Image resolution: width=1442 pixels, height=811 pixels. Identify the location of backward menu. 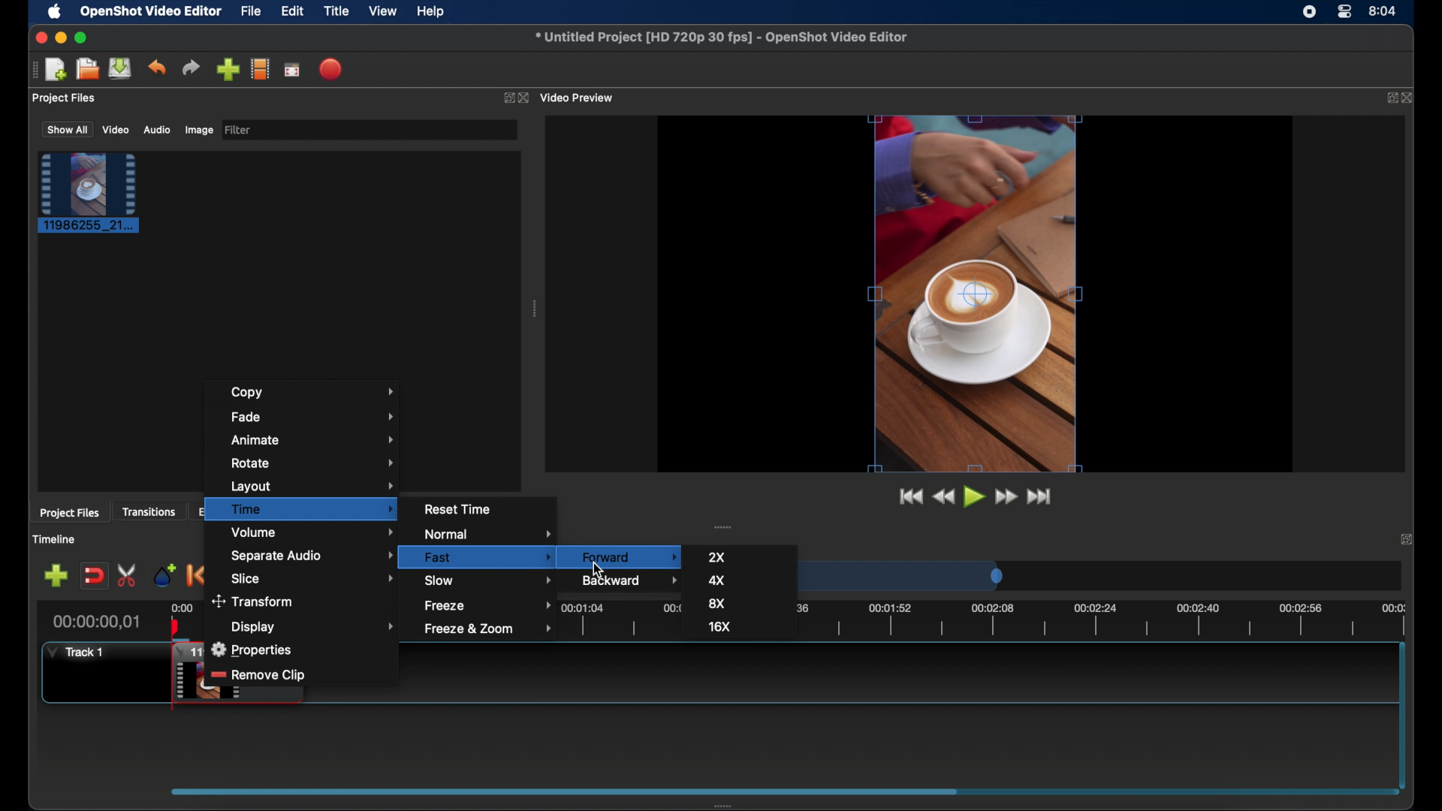
(632, 580).